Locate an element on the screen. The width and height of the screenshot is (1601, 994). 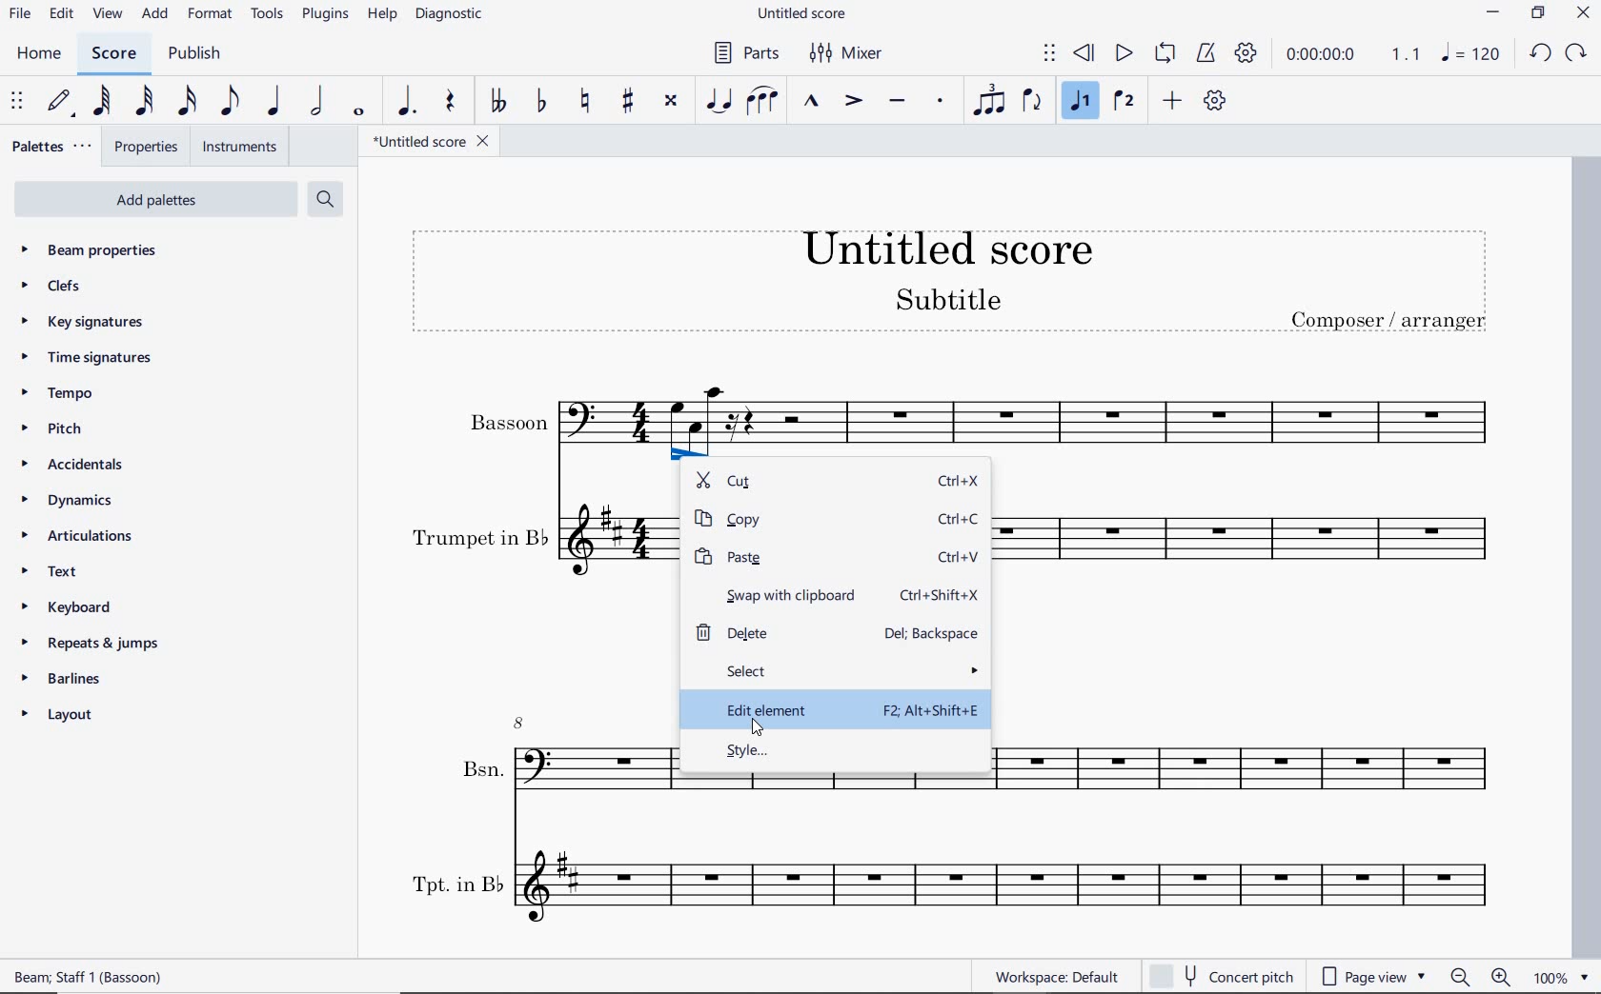
home is located at coordinates (35, 54).